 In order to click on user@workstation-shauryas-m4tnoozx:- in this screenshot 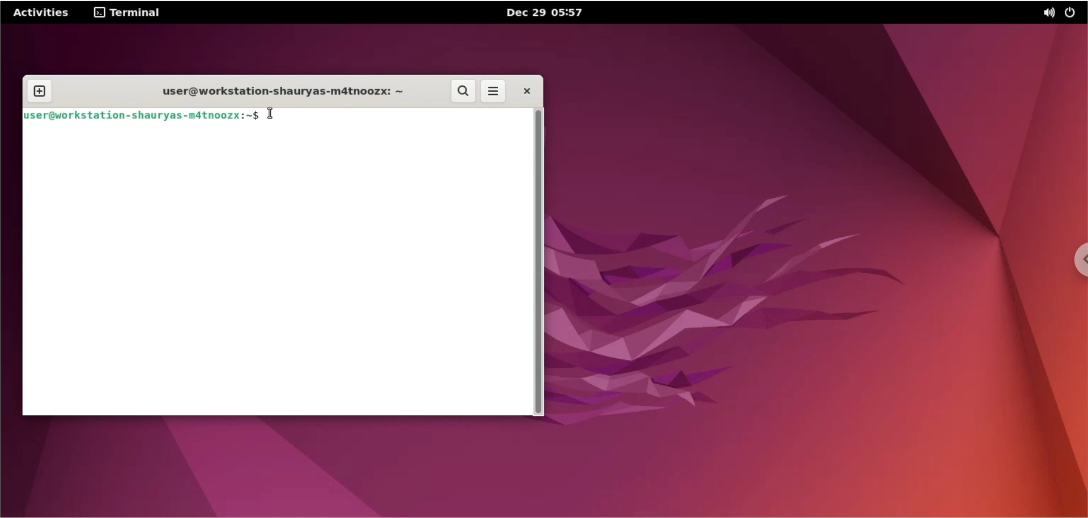, I will do `click(271, 91)`.